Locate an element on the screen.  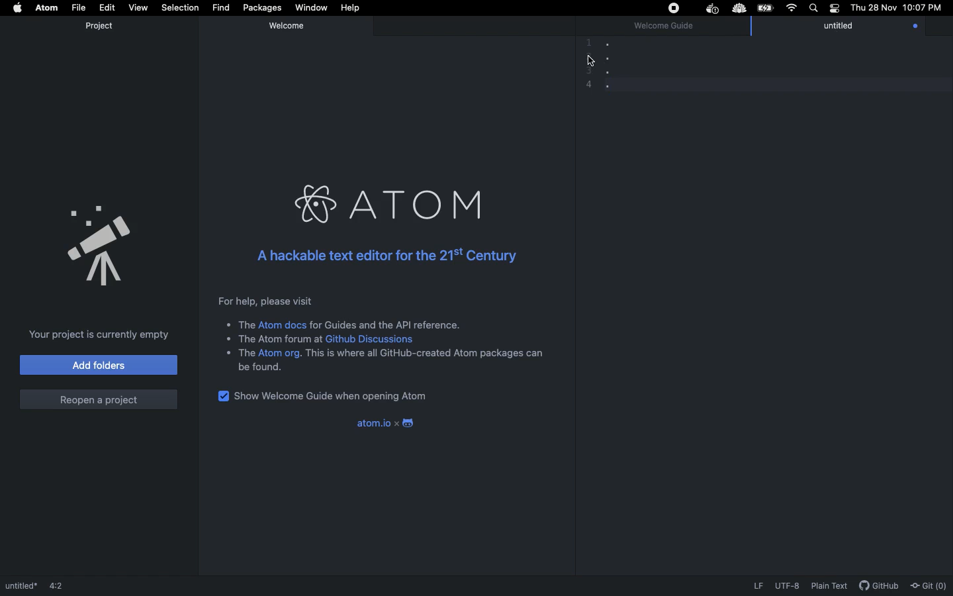
Add folders is located at coordinates (98, 365).